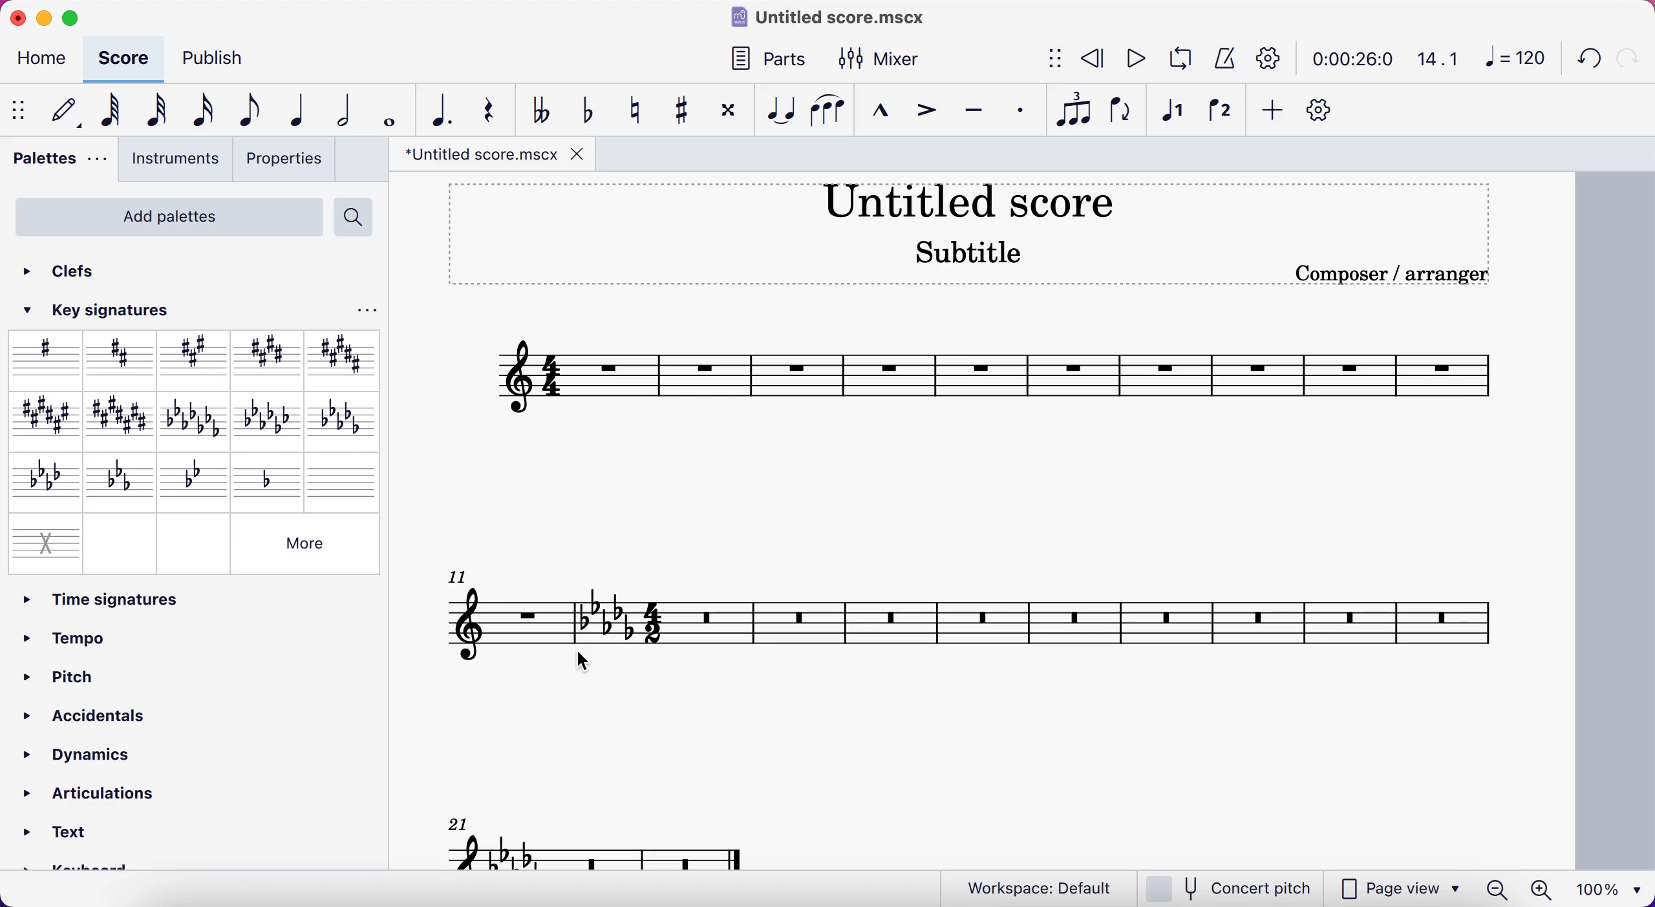 The image size is (1655, 907). Describe the element at coordinates (1177, 114) in the screenshot. I see `voice 1` at that location.